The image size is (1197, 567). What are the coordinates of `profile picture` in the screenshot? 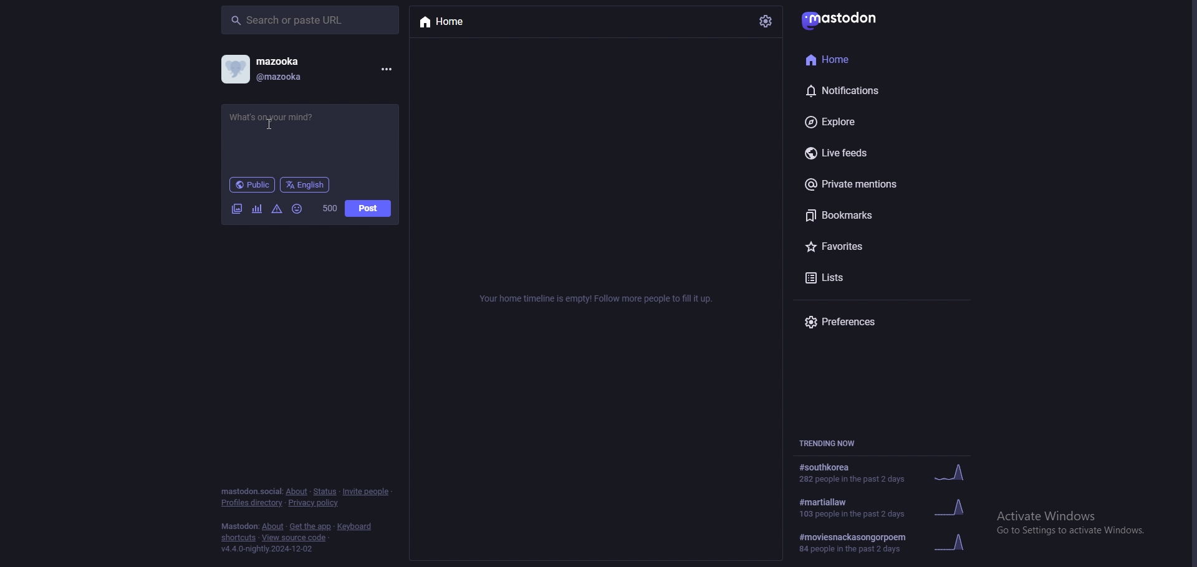 It's located at (233, 68).